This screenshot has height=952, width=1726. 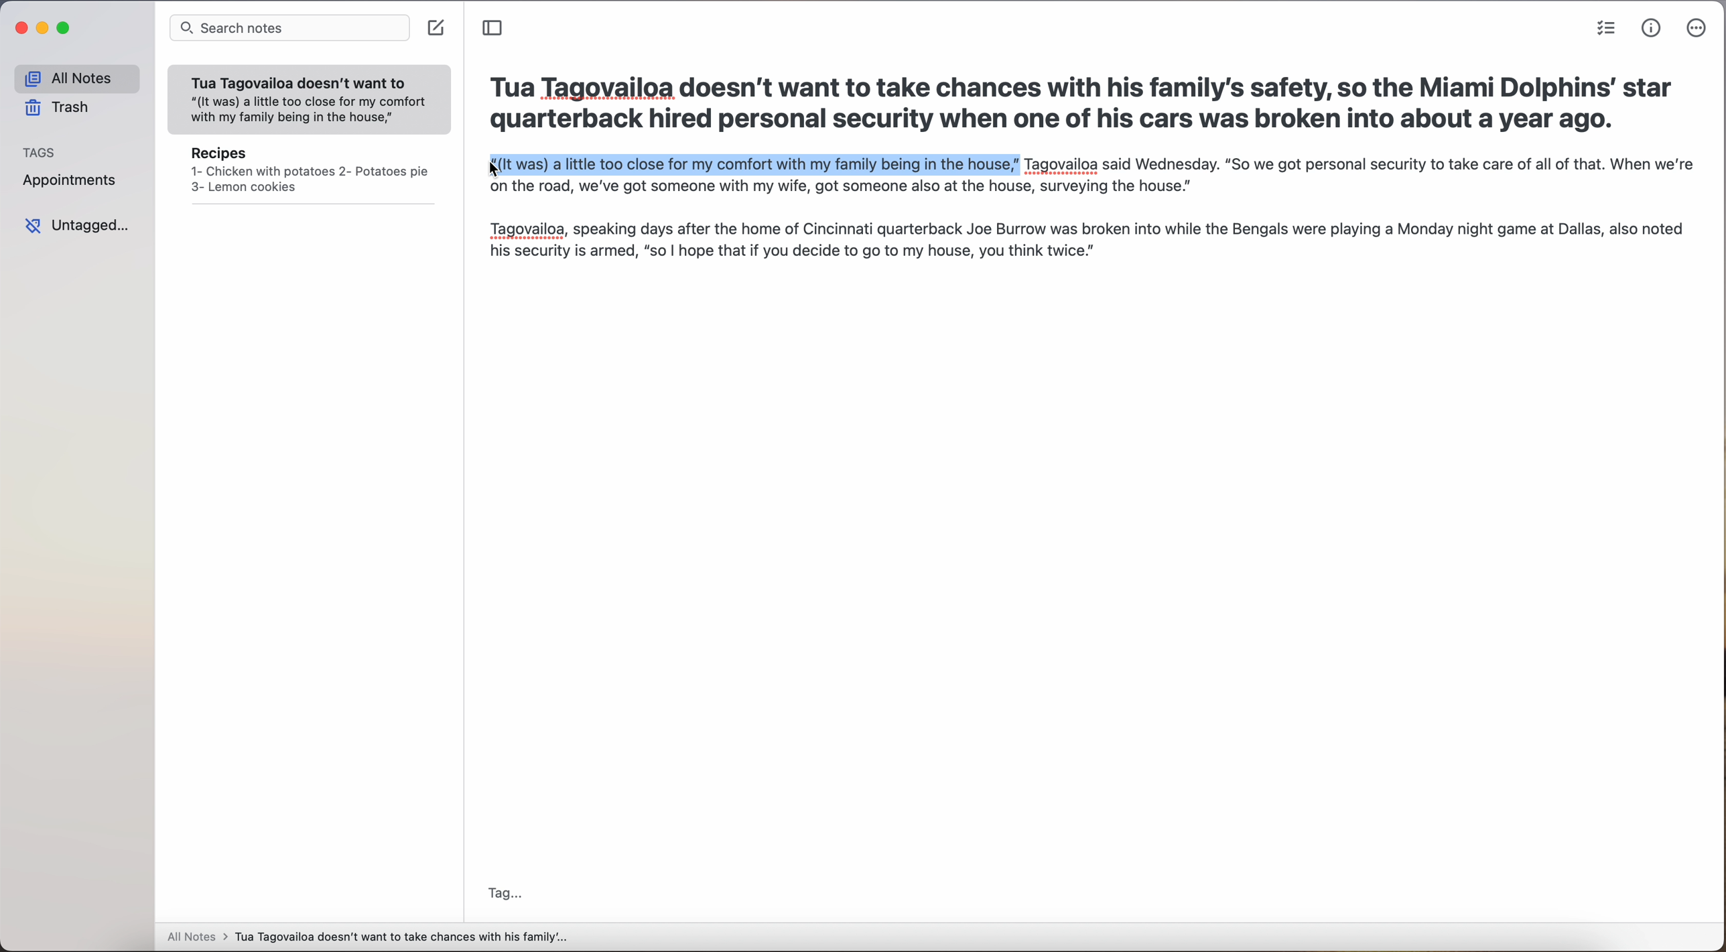 What do you see at coordinates (494, 28) in the screenshot?
I see `toggle sidebar` at bounding box center [494, 28].